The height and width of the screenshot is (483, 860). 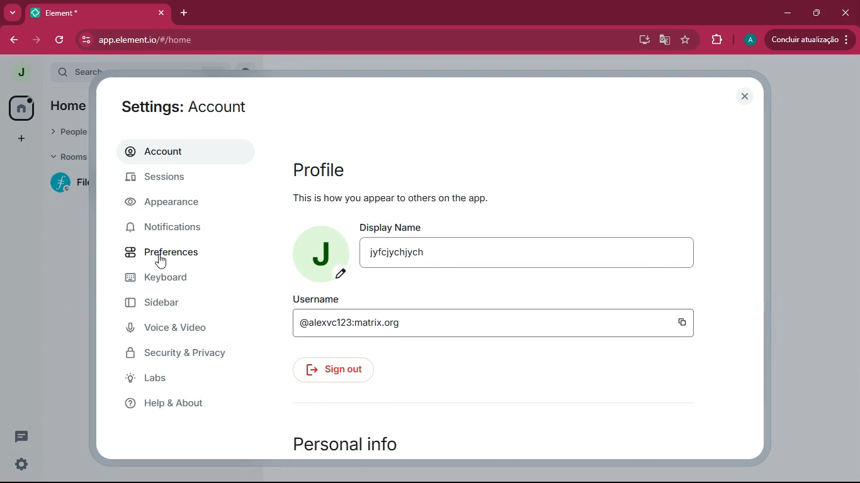 What do you see at coordinates (163, 228) in the screenshot?
I see `notifications` at bounding box center [163, 228].